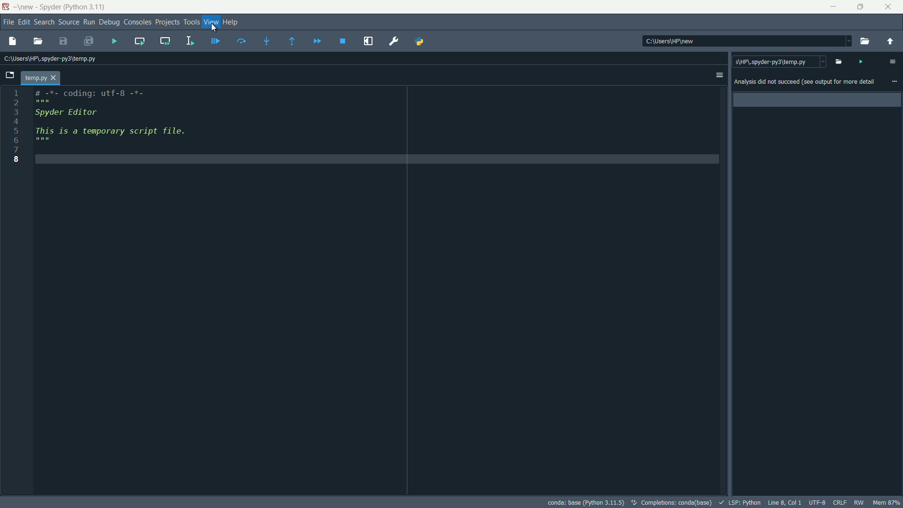 The height and width of the screenshot is (508, 903). Describe the element at coordinates (190, 41) in the screenshot. I see `run selection` at that location.